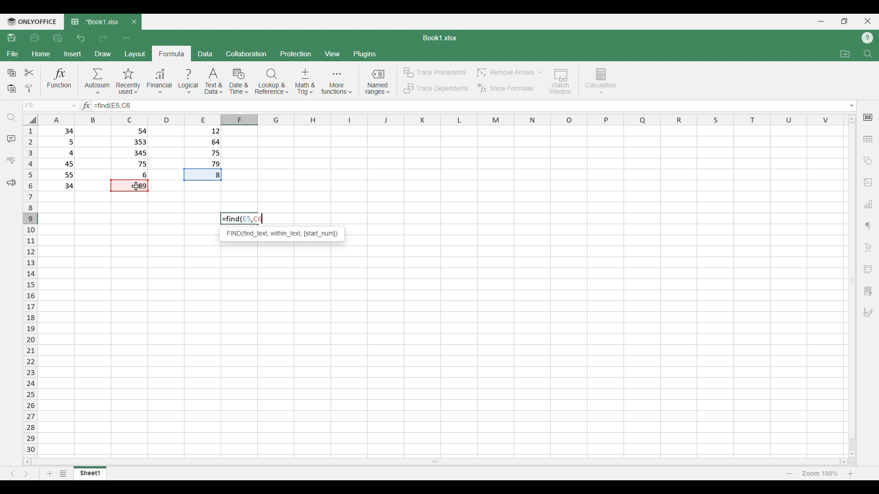  I want to click on Type in equation, so click(485, 106).